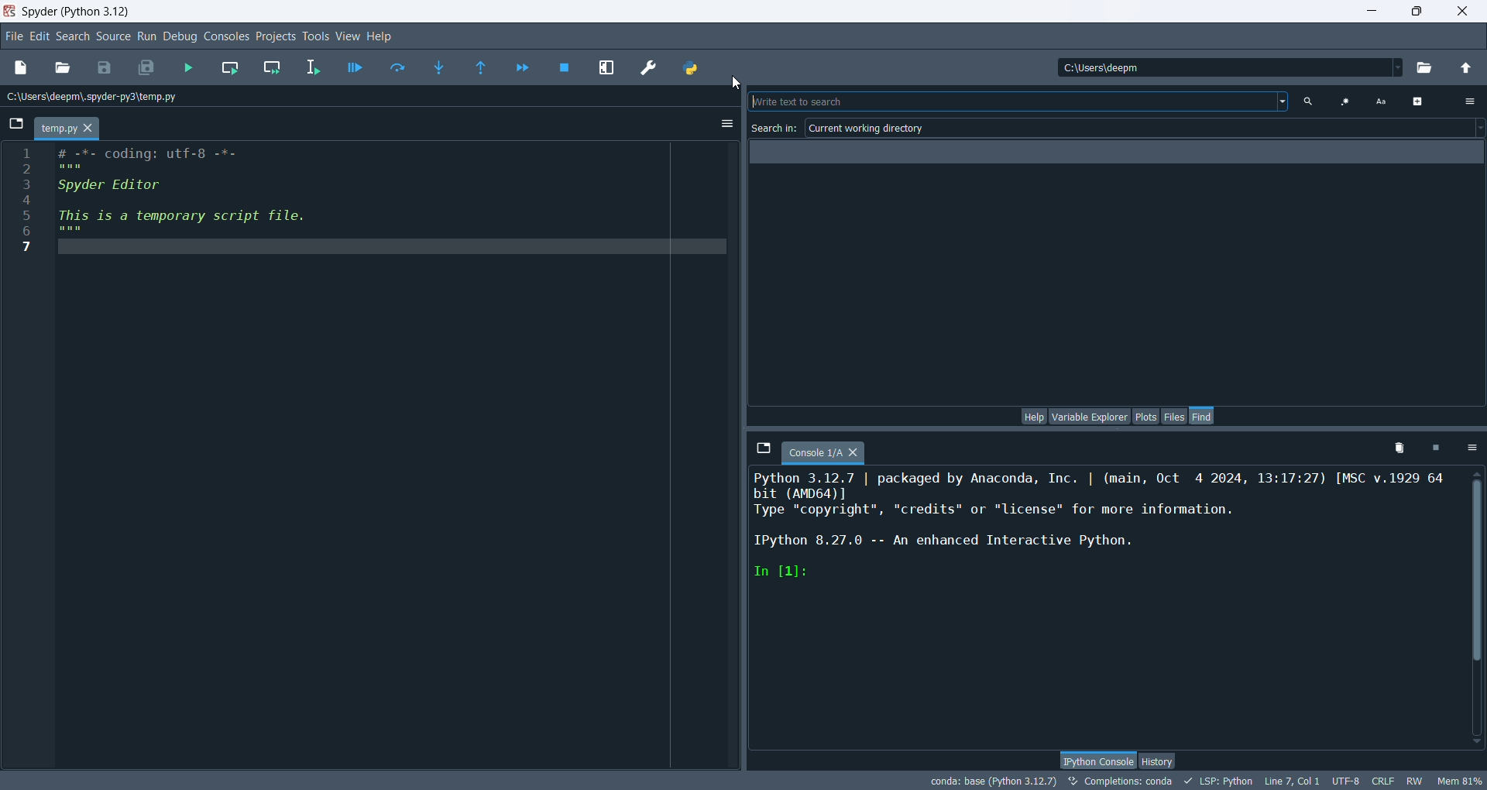  Describe the element at coordinates (1369, 12) in the screenshot. I see `minimize` at that location.